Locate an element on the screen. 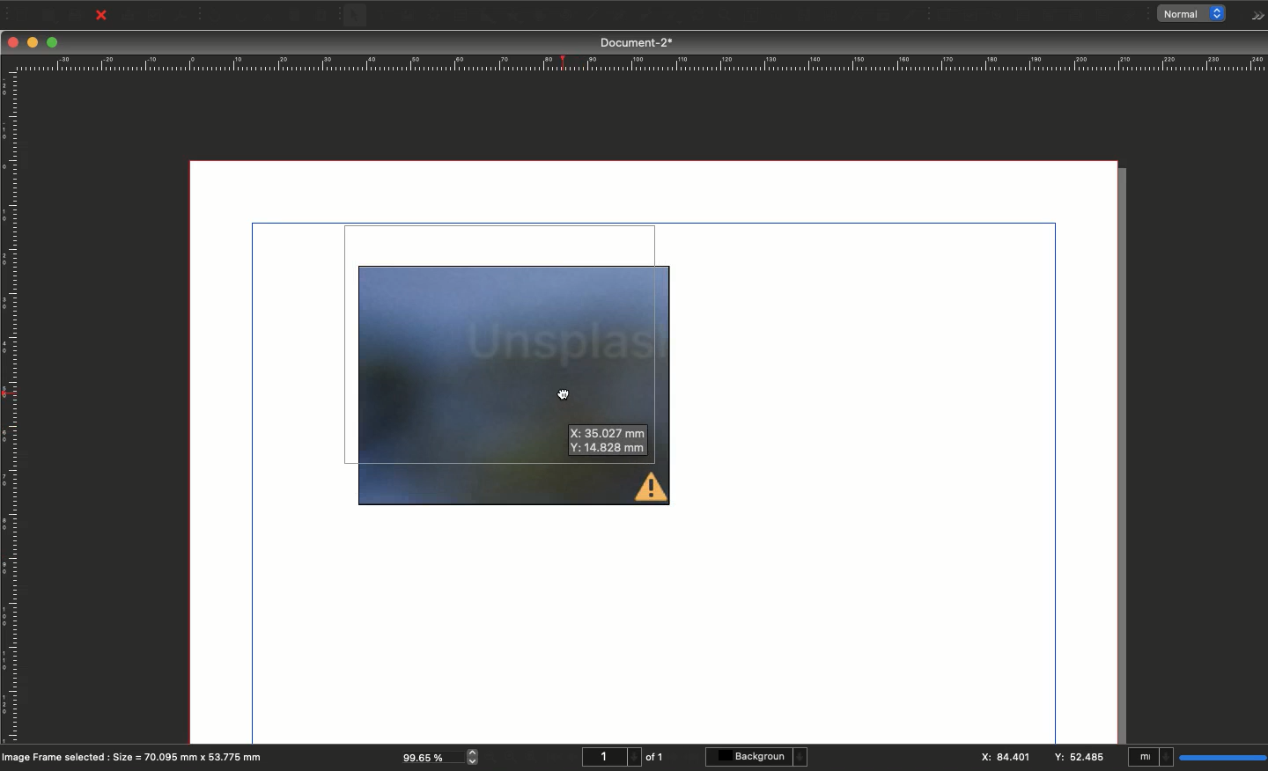 The width and height of the screenshot is (1268, 771). New is located at coordinates (19, 13).